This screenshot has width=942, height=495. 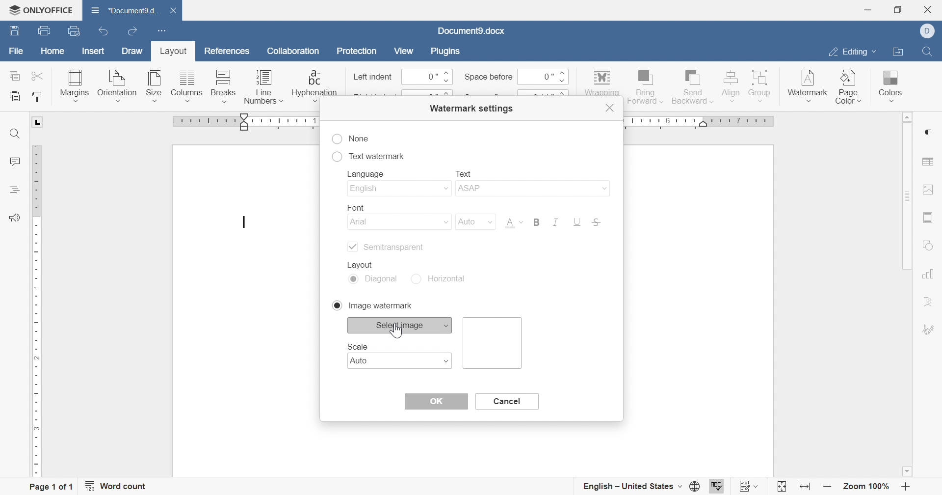 I want to click on image watermark, so click(x=371, y=305).